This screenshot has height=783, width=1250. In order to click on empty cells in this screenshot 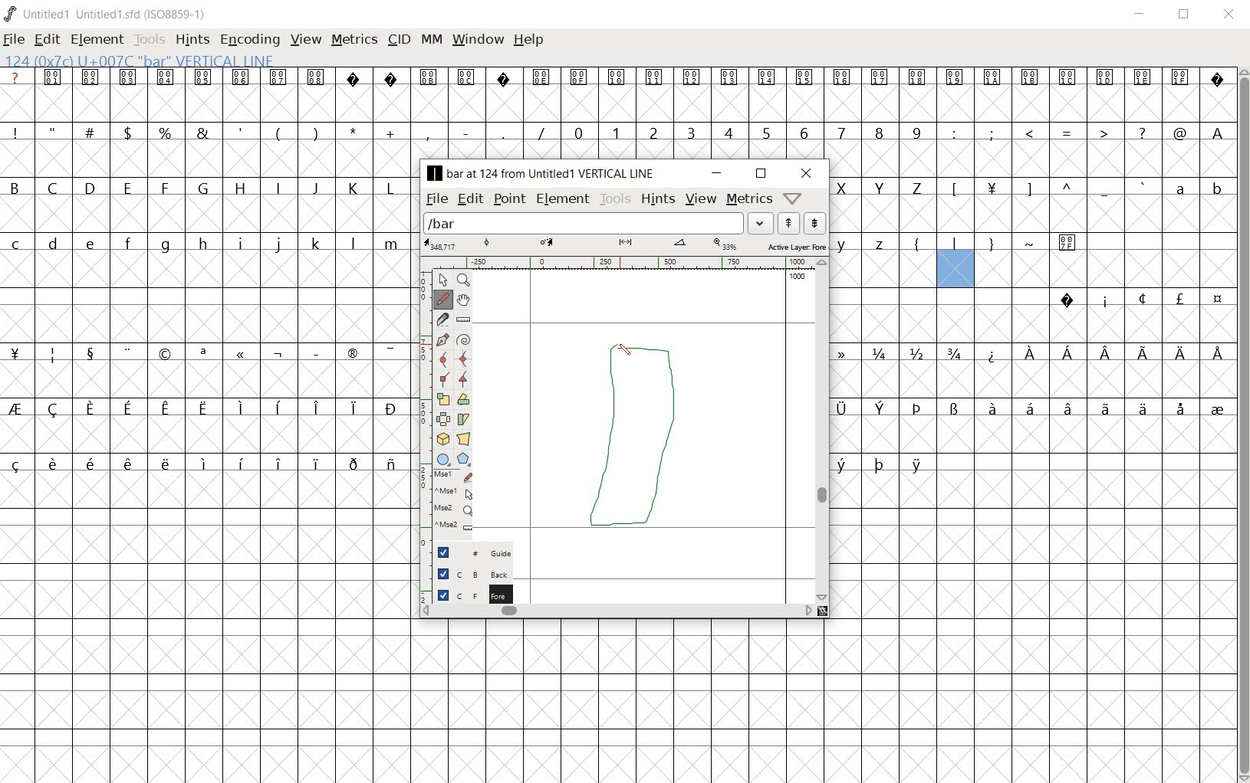, I will do `click(209, 378)`.